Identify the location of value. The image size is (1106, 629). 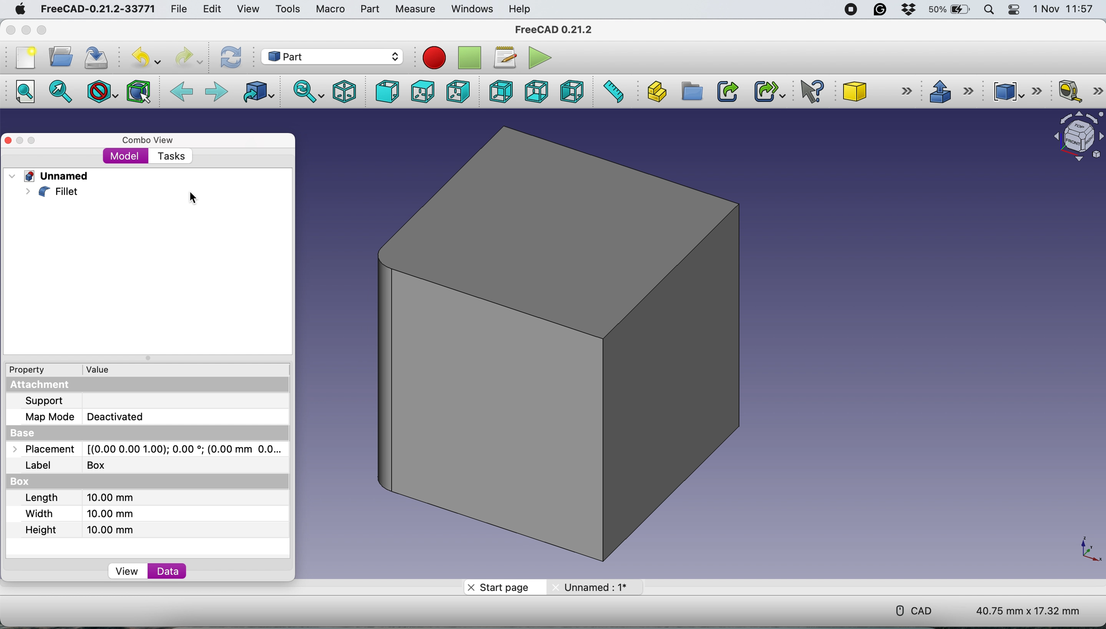
(104, 369).